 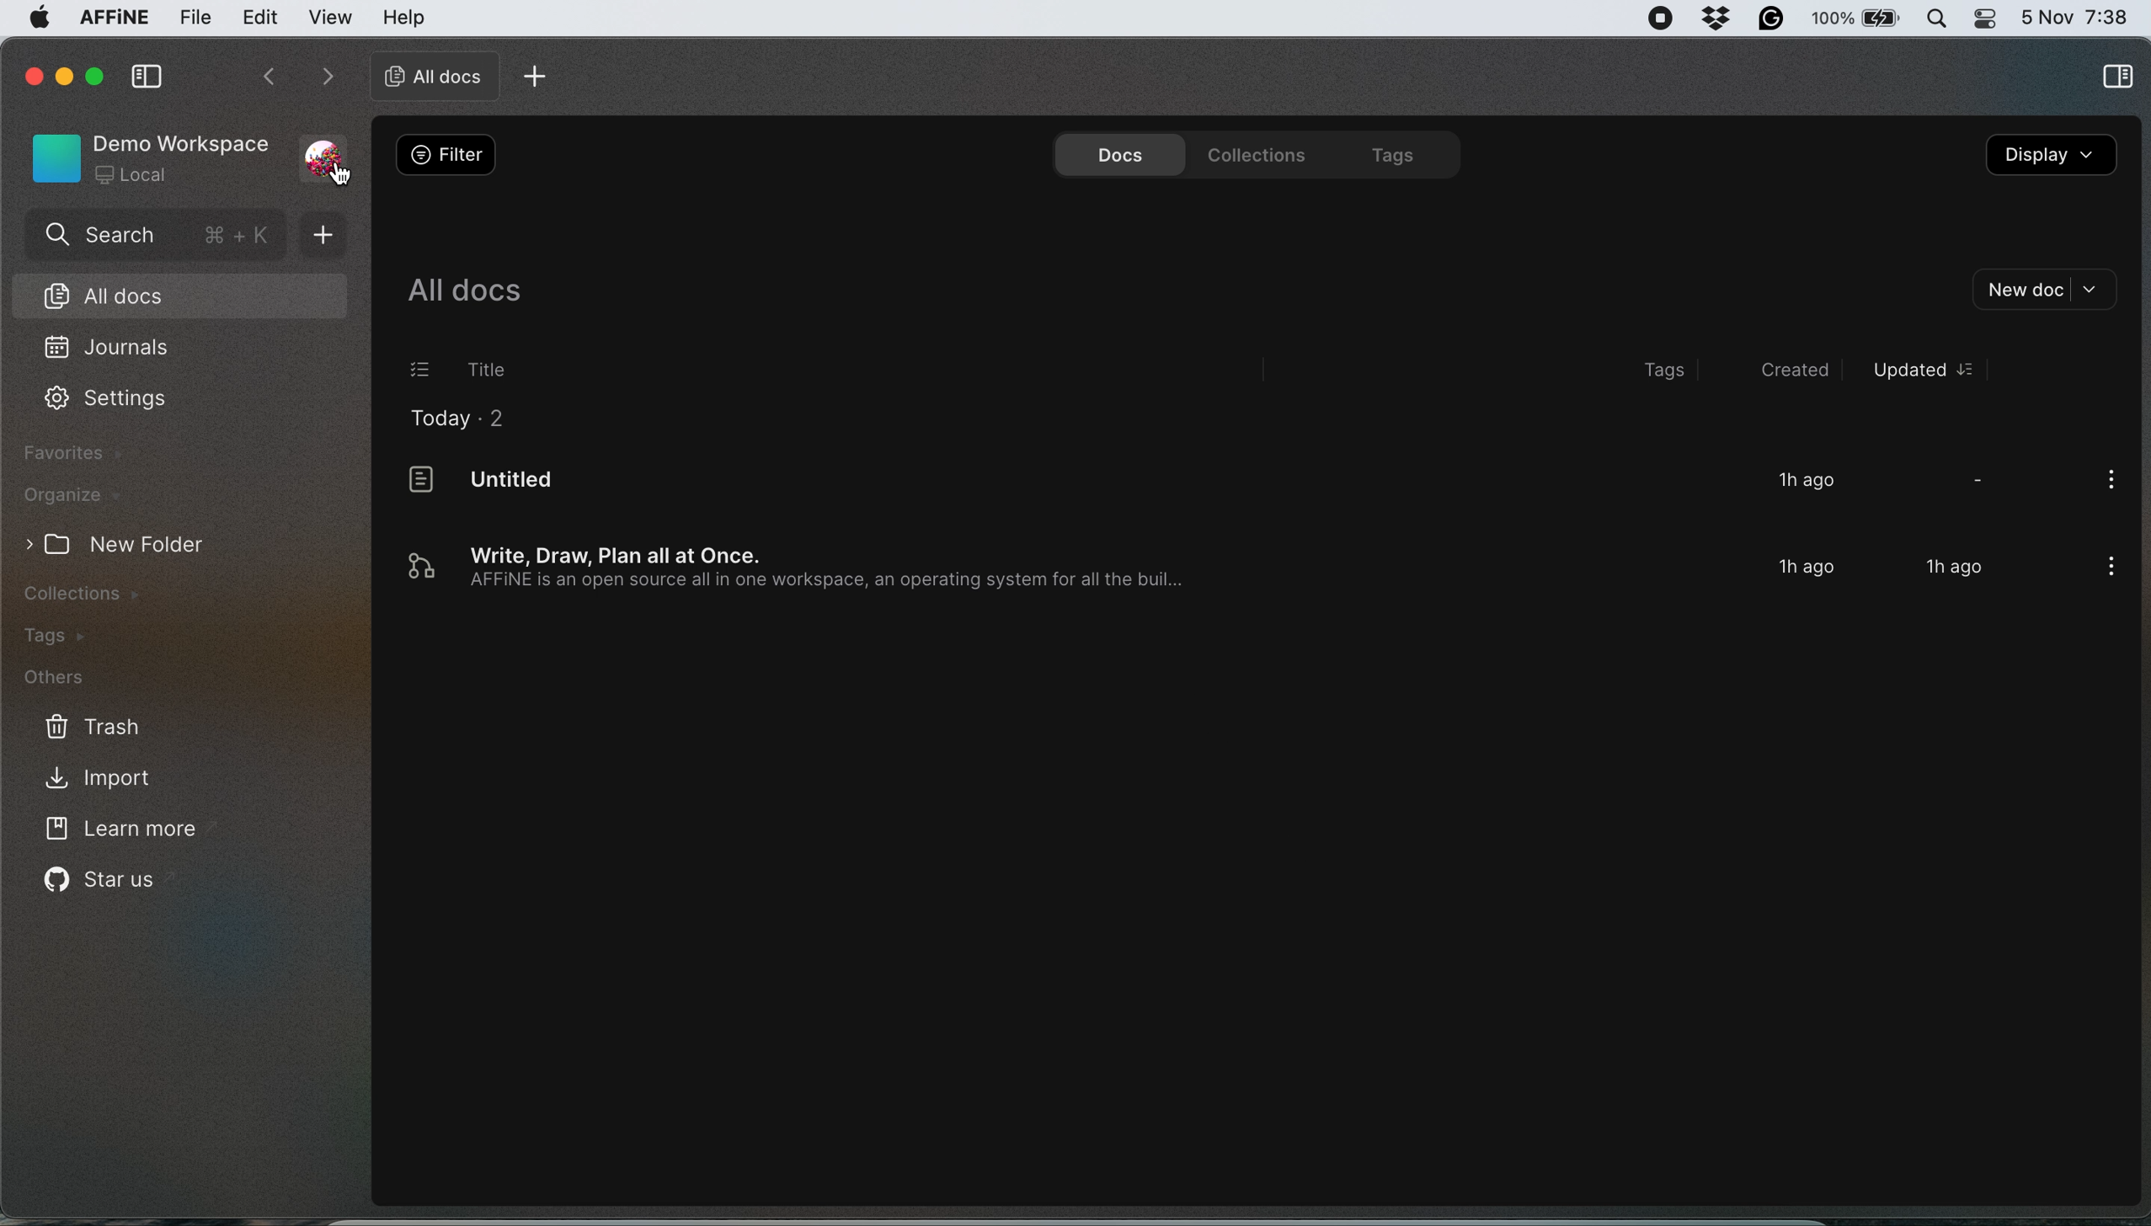 I want to click on maximise, so click(x=97, y=76).